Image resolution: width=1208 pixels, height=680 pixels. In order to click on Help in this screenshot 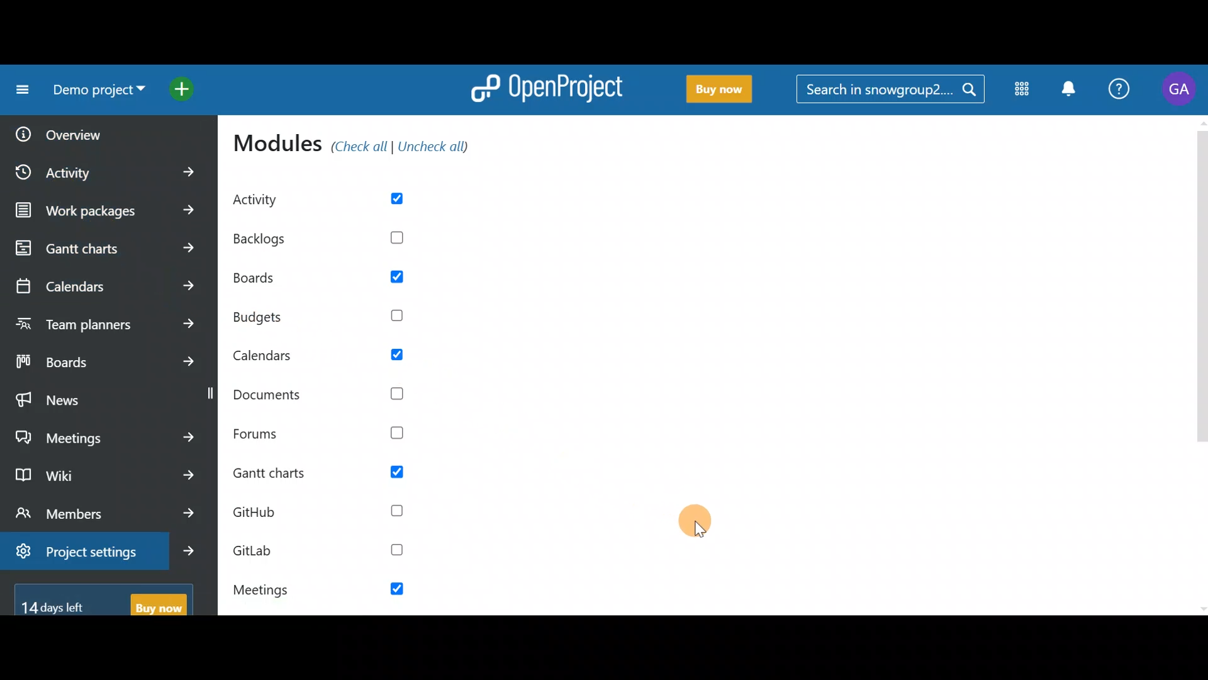, I will do `click(1117, 92)`.